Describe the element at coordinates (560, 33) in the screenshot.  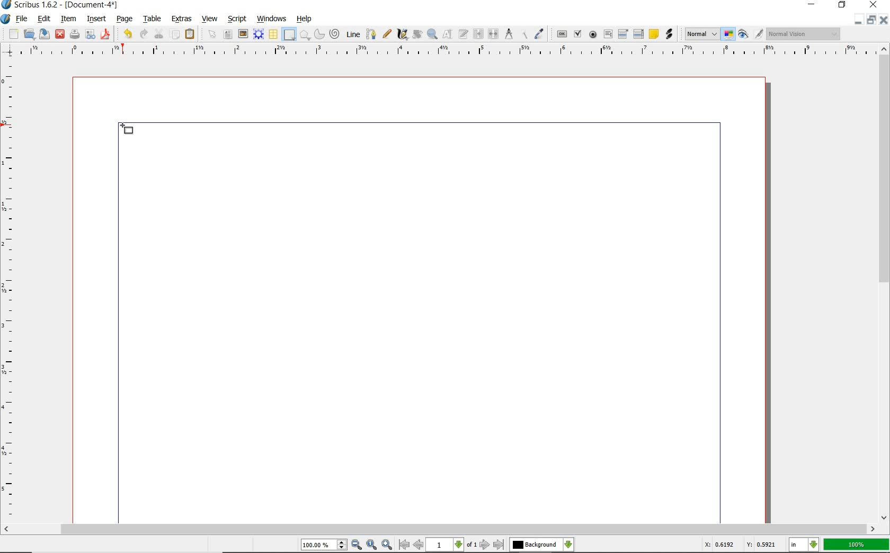
I see `pdf push button` at that location.